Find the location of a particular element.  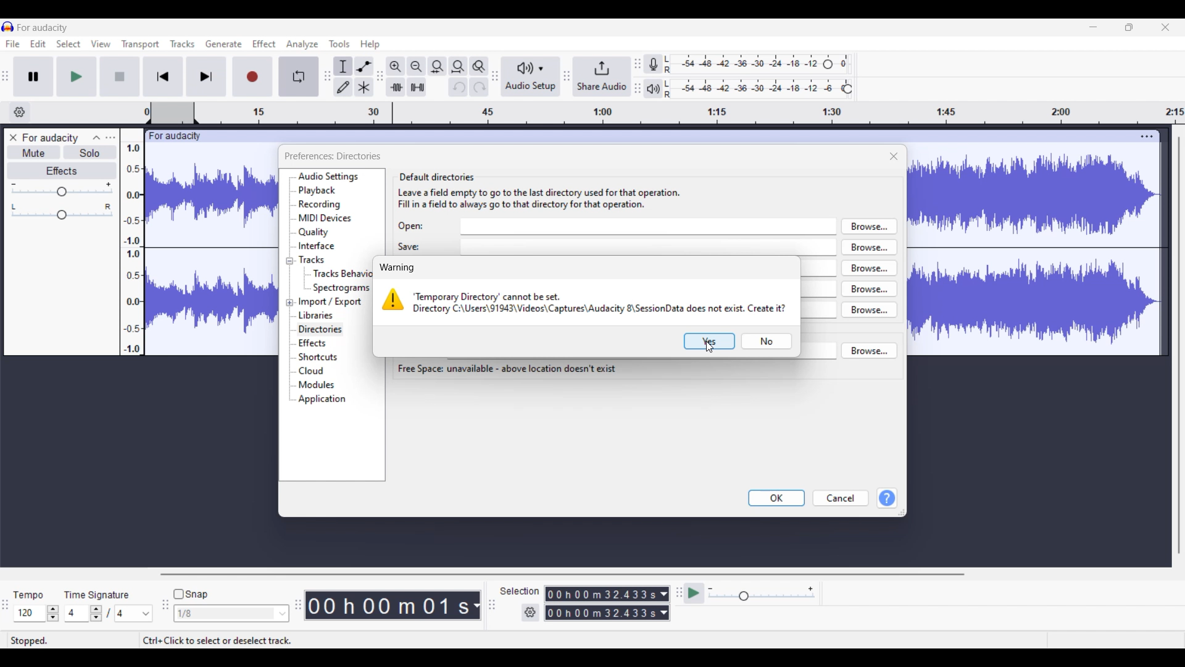

Quality is located at coordinates (314, 232).